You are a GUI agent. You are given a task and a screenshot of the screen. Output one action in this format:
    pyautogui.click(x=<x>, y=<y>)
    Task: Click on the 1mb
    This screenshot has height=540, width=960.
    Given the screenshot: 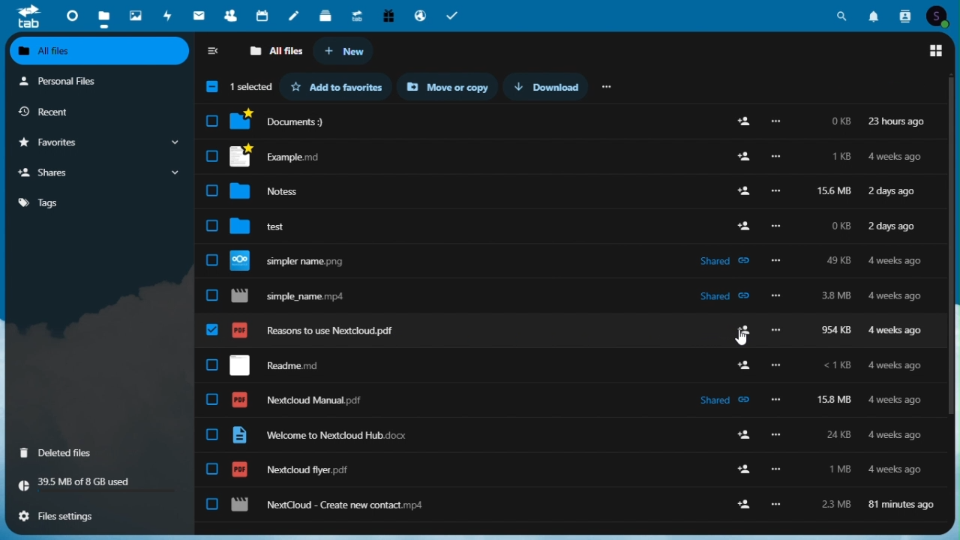 What is the action you would take?
    pyautogui.click(x=841, y=469)
    